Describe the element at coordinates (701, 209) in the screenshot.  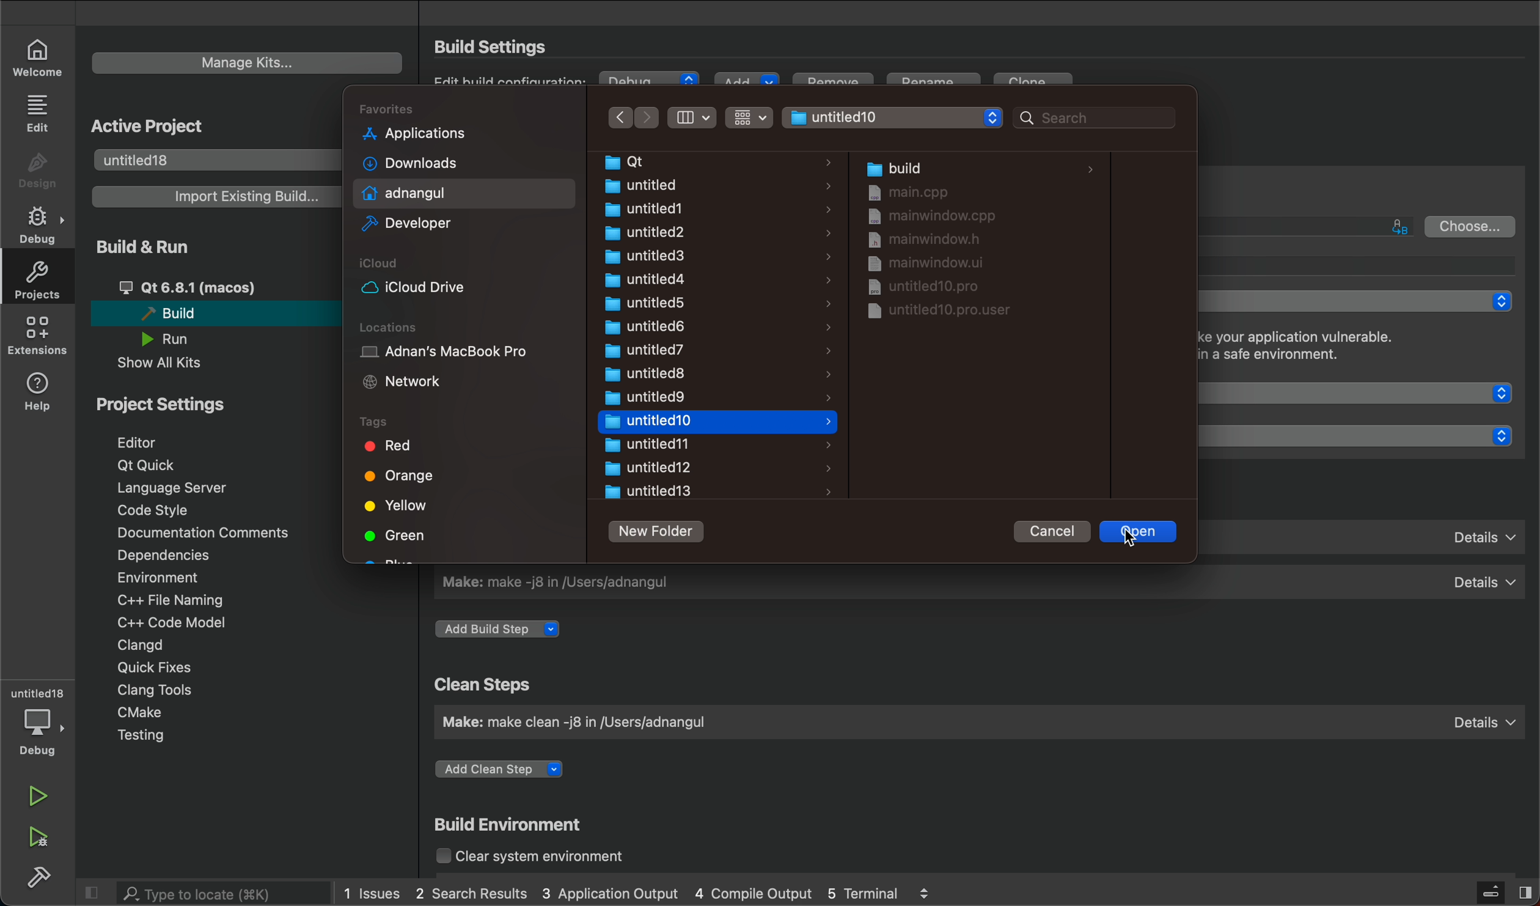
I see `untitled1` at that location.